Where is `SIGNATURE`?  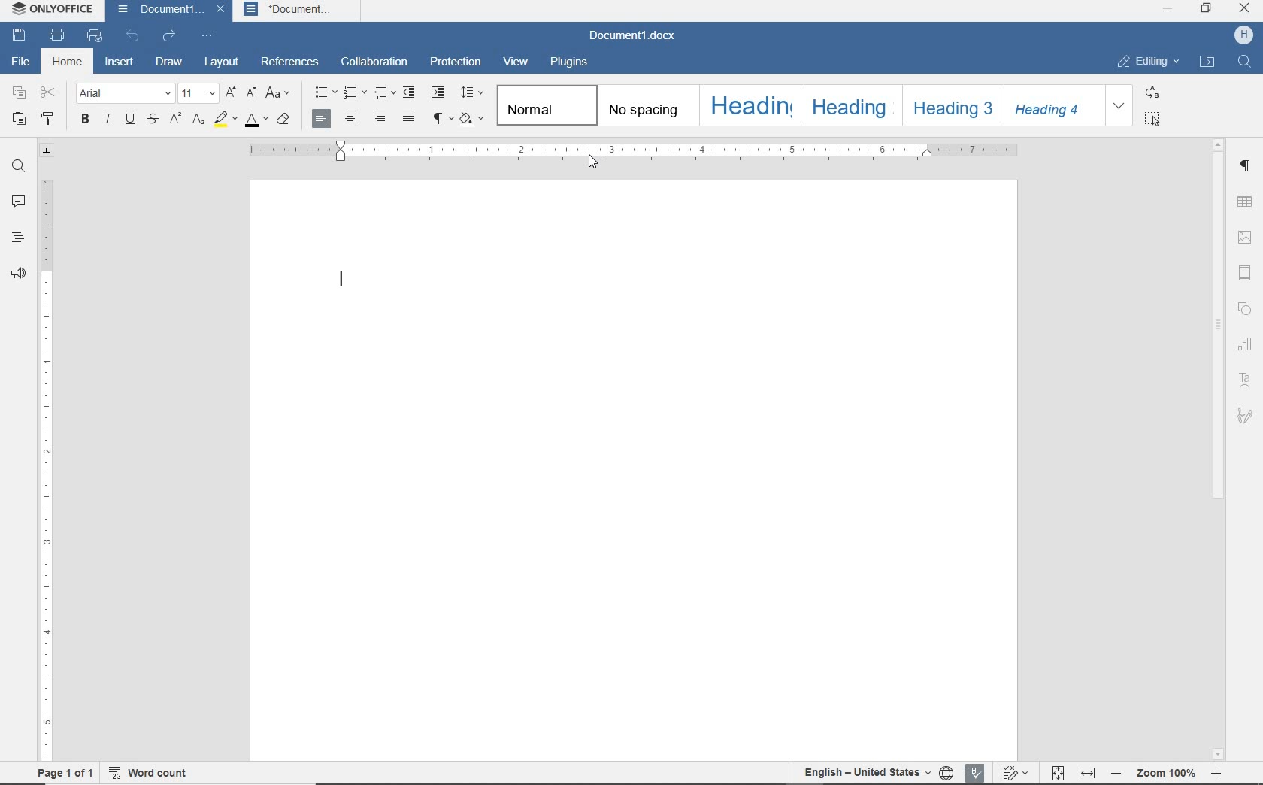
SIGNATURE is located at coordinates (1246, 418).